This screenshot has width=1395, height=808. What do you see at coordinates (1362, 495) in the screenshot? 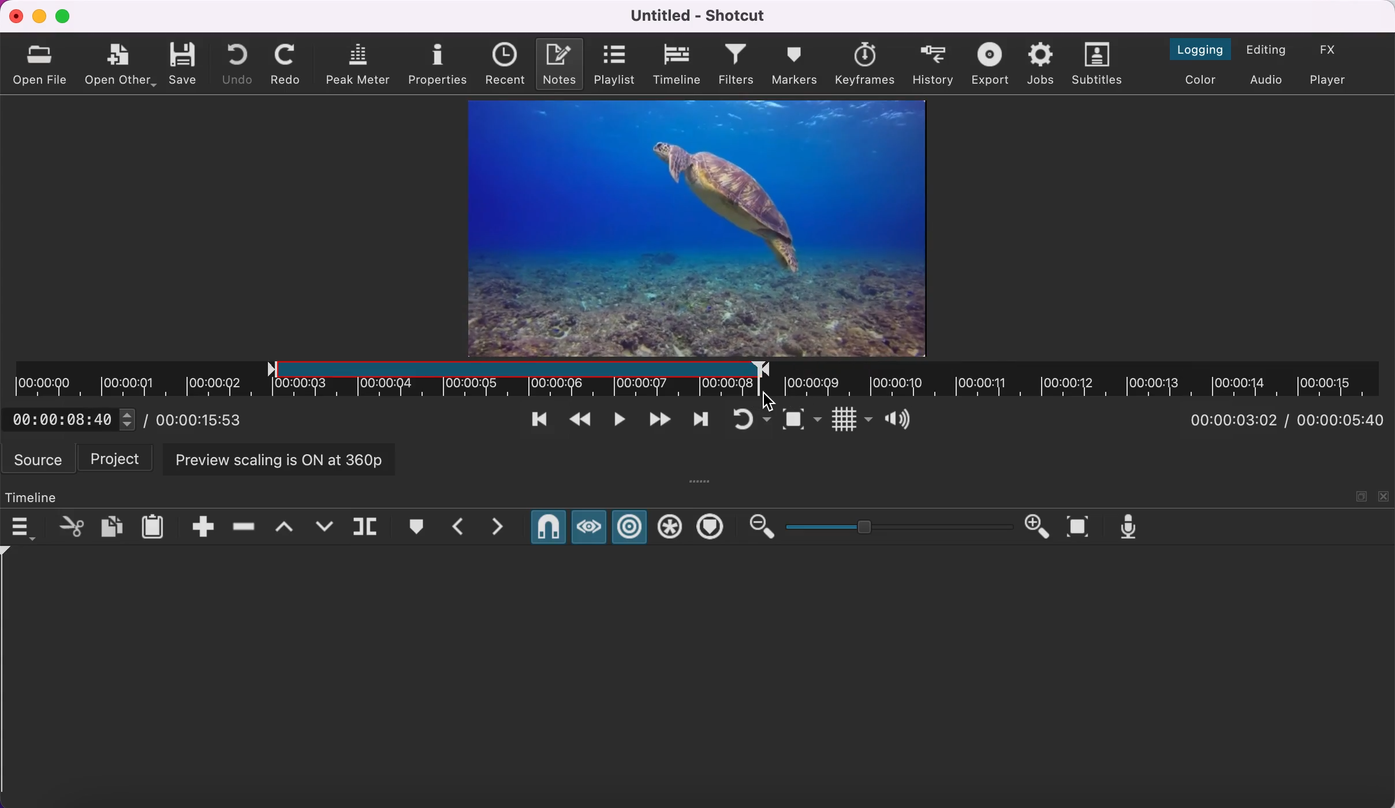
I see `maximize` at bounding box center [1362, 495].